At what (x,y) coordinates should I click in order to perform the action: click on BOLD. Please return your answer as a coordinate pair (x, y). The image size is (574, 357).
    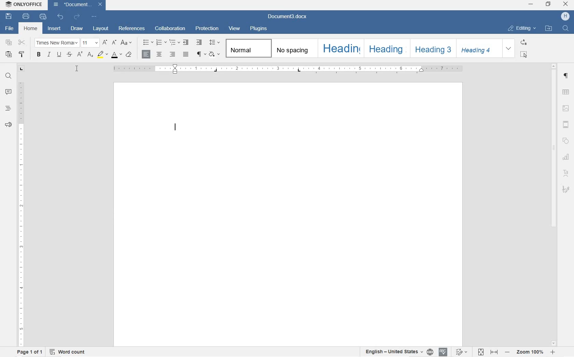
    Looking at the image, I should click on (39, 56).